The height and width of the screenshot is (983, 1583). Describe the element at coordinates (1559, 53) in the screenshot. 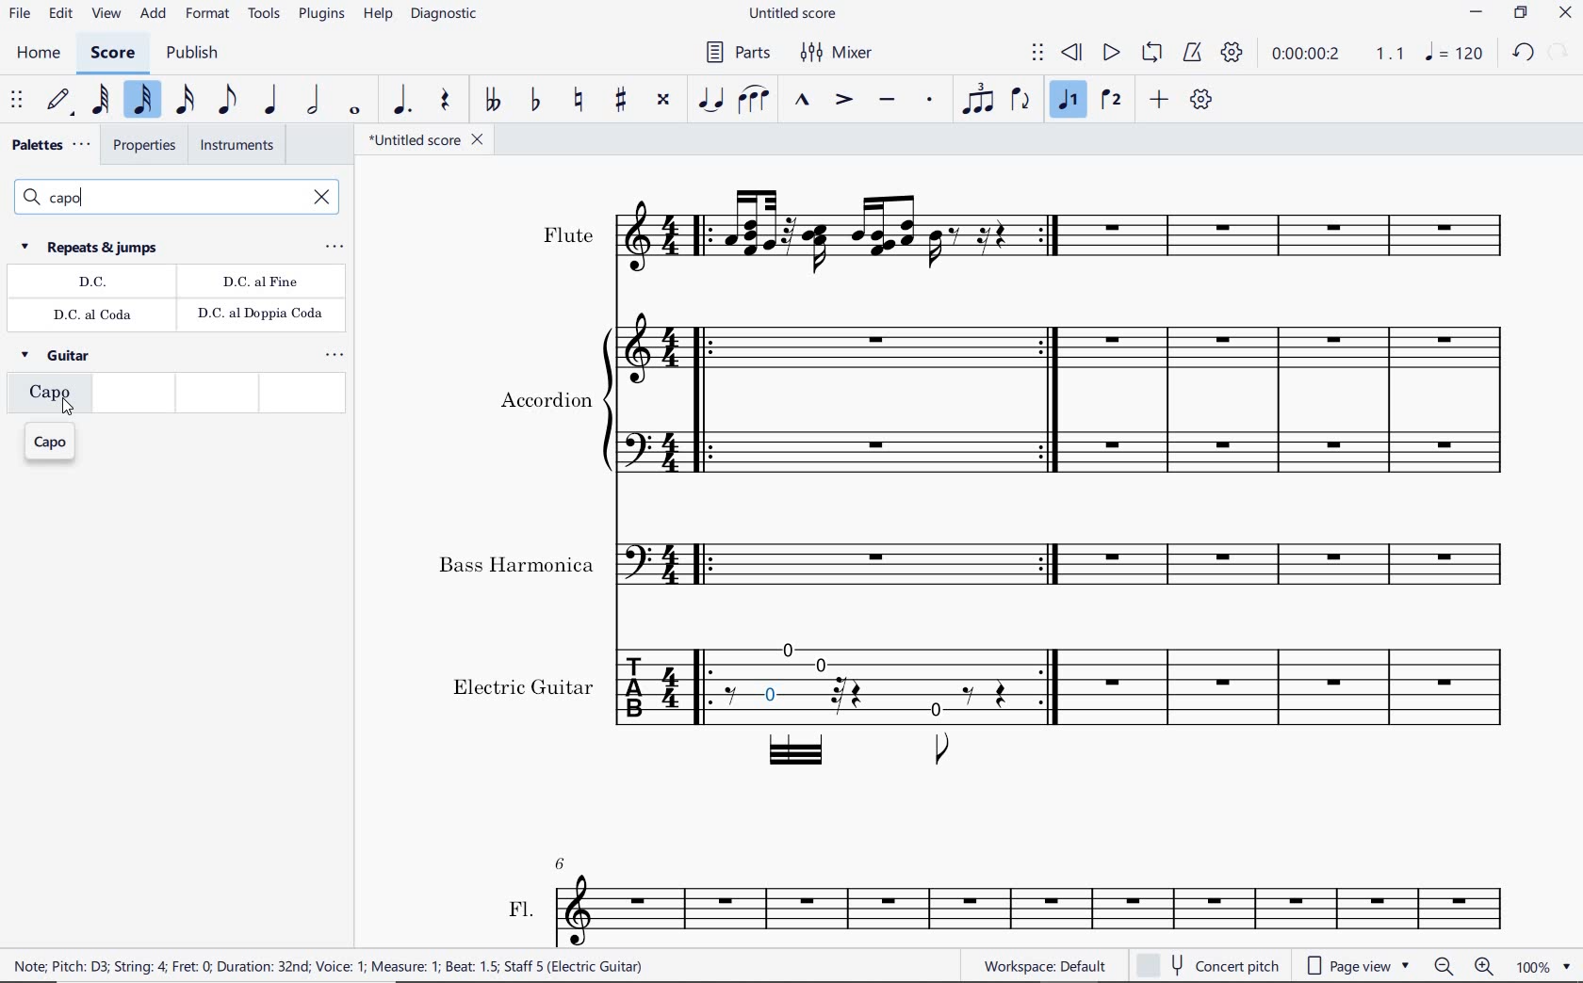

I see `restore down` at that location.